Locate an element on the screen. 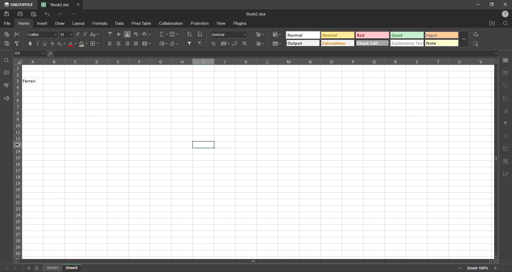 Image resolution: width=512 pixels, height=272 pixels. shapes is located at coordinates (507, 86).